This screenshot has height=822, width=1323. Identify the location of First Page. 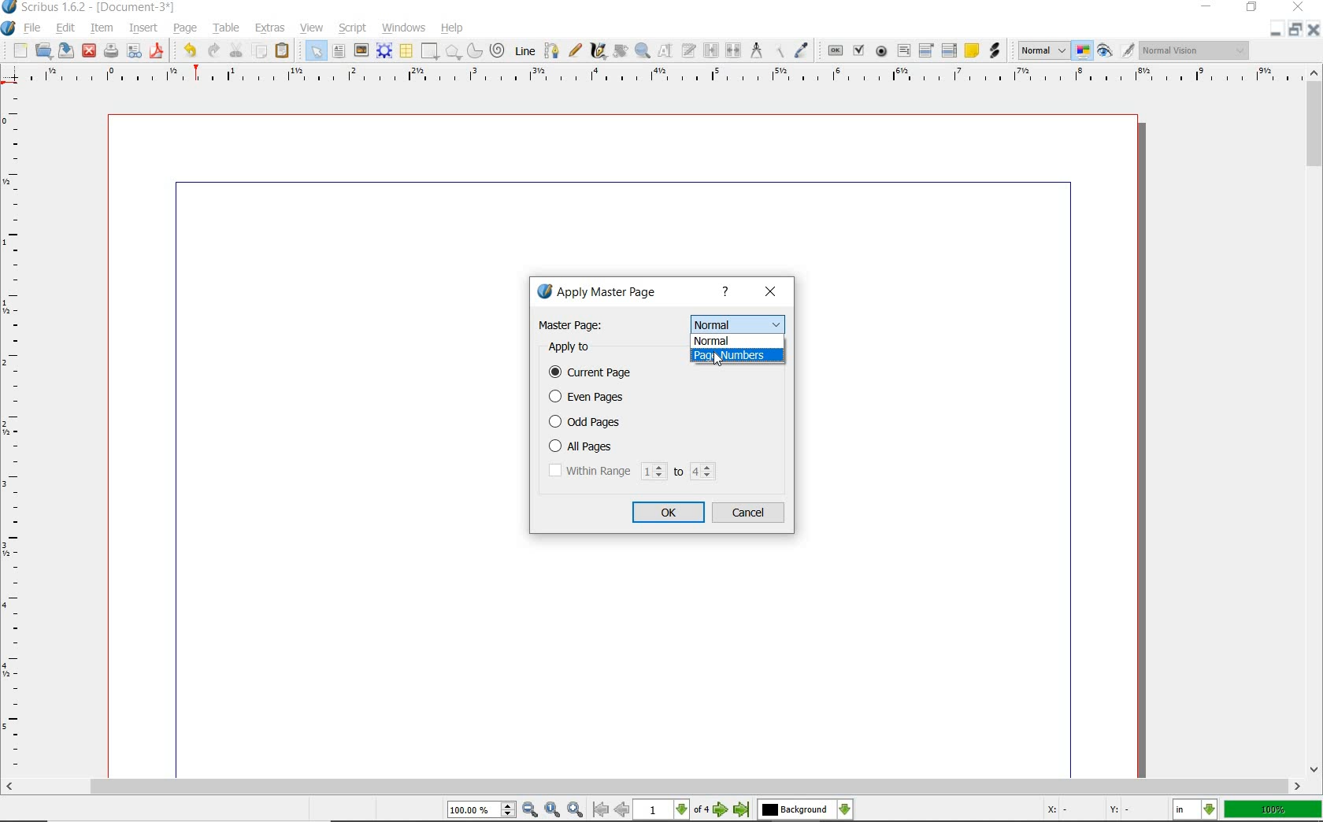
(598, 810).